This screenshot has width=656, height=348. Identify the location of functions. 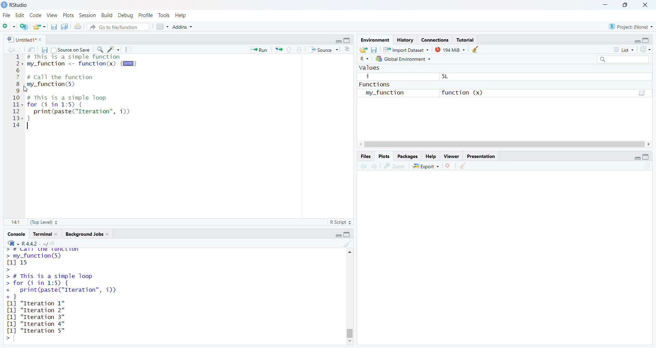
(380, 84).